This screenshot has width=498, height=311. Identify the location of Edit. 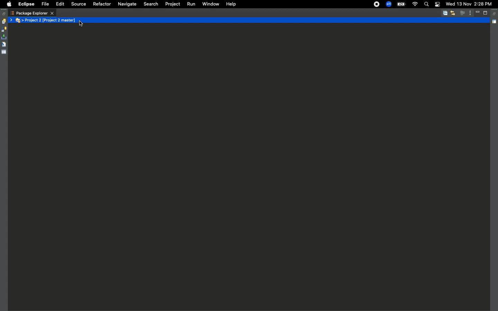
(60, 4).